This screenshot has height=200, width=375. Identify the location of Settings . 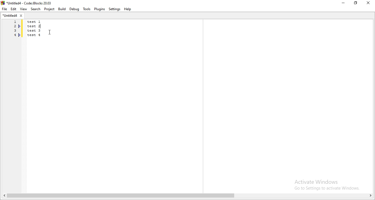
(114, 9).